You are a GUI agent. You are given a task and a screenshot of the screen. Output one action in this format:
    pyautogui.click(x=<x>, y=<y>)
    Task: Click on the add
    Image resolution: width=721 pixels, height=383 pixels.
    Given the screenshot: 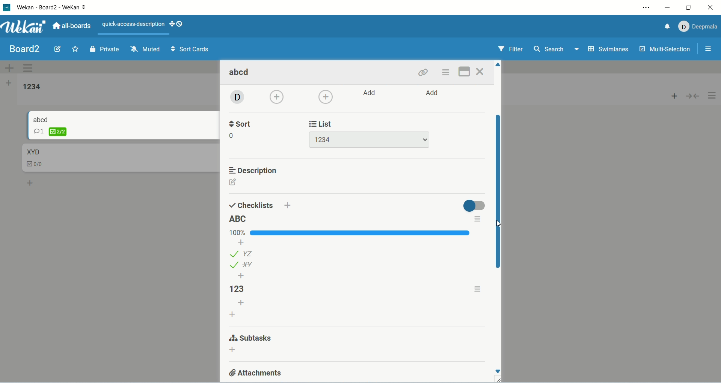 What is the action you would take?
    pyautogui.click(x=288, y=205)
    